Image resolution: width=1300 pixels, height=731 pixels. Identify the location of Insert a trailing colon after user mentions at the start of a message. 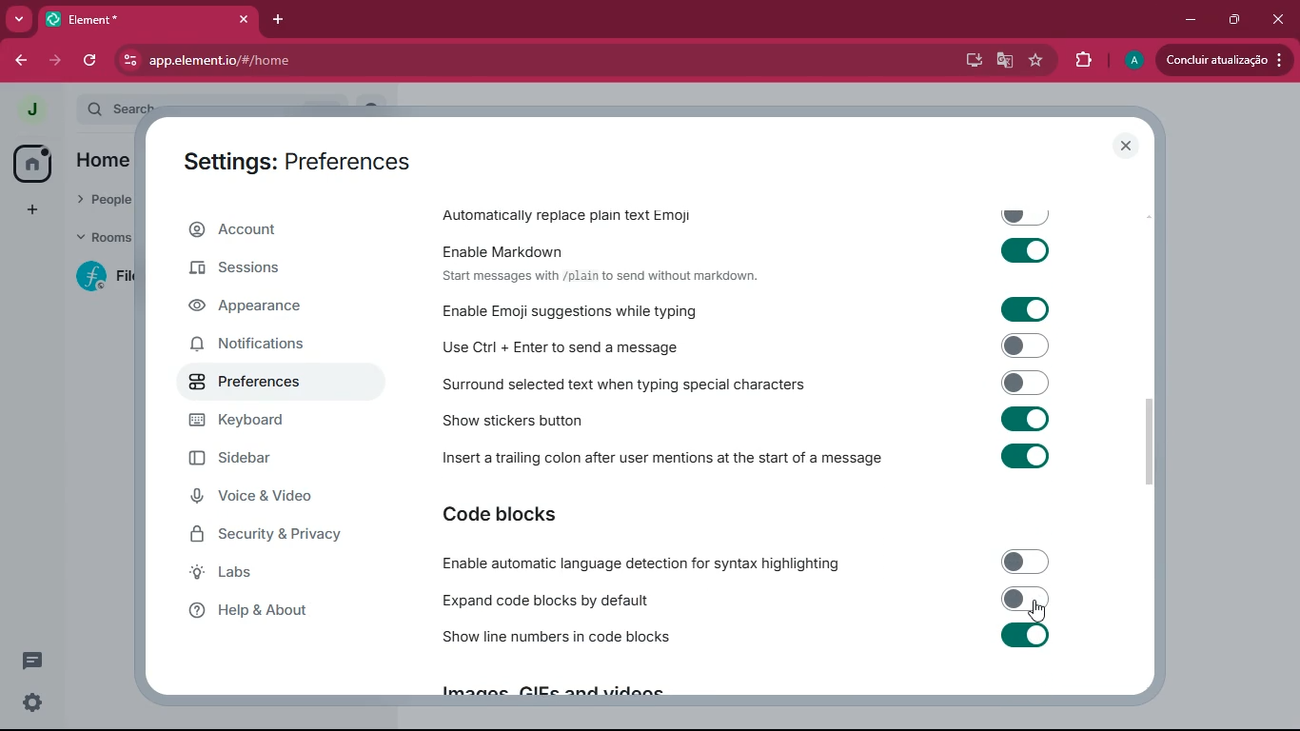
(752, 462).